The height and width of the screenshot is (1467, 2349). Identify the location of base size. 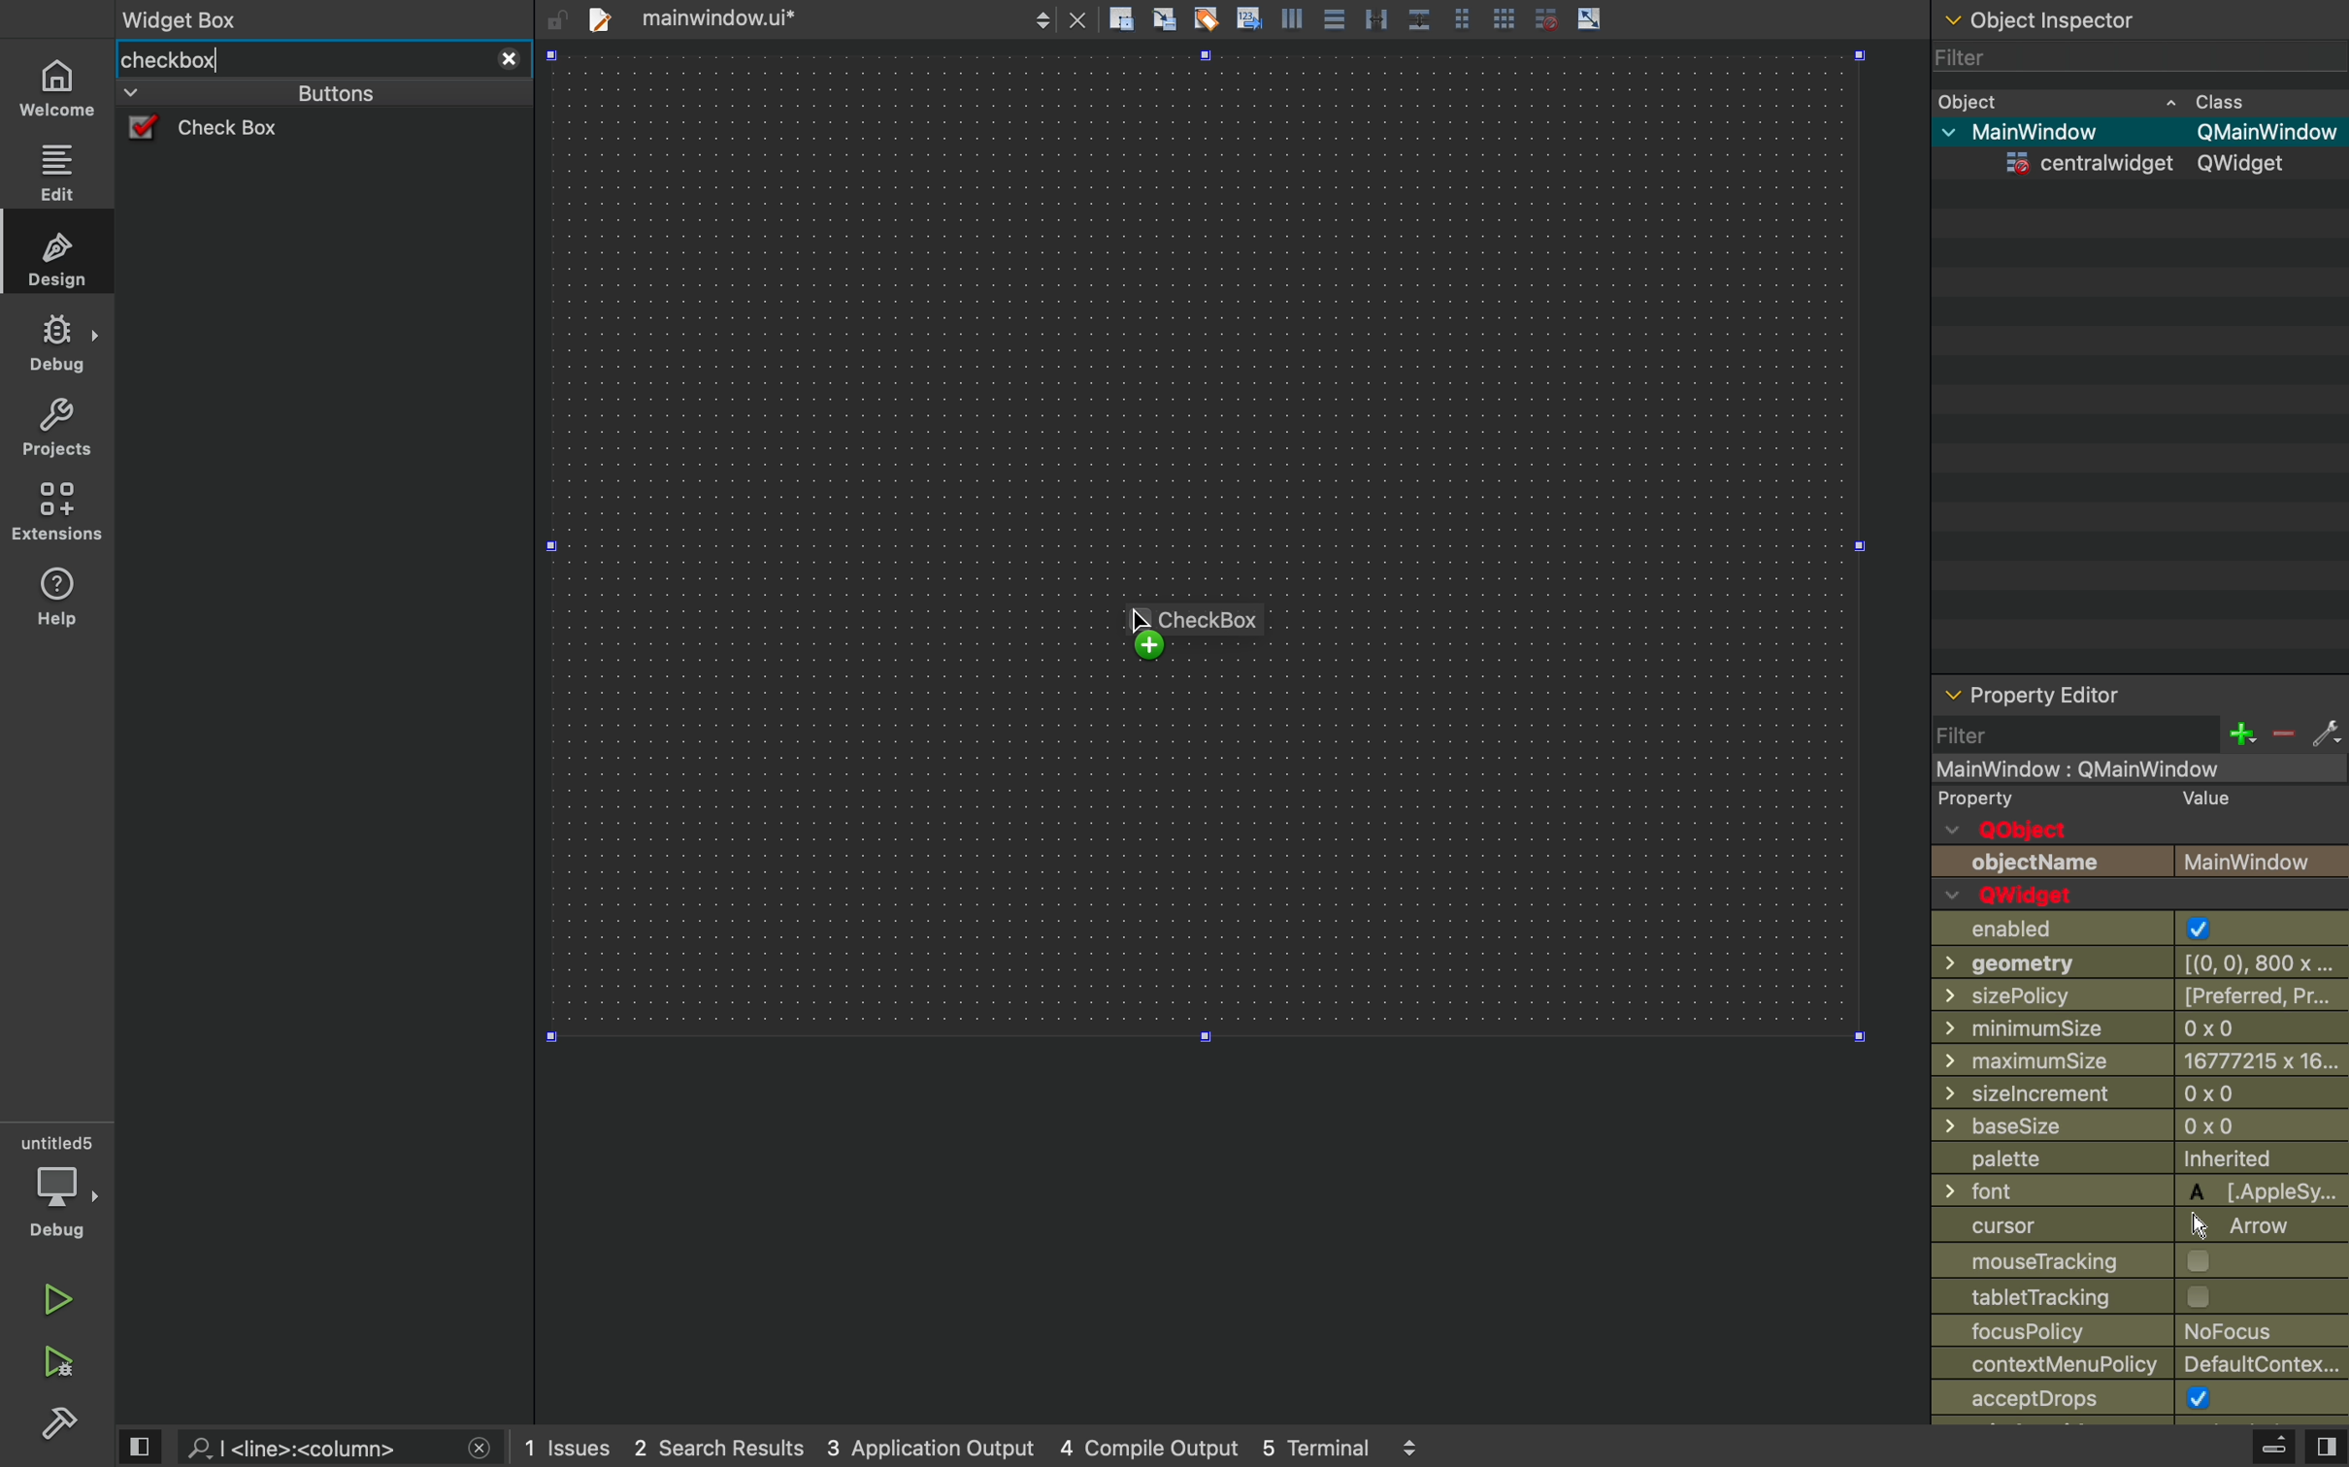
(2142, 1128).